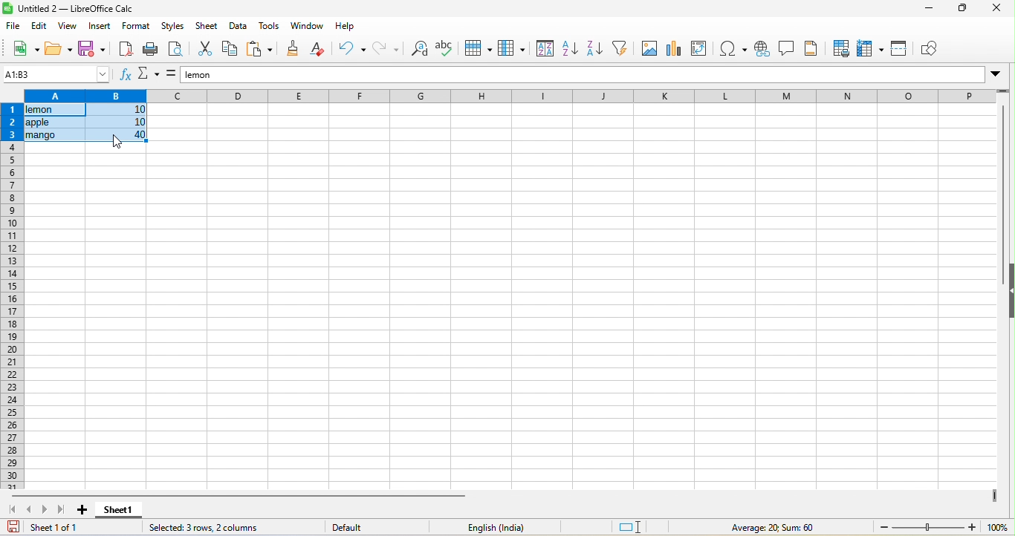  I want to click on comment, so click(786, 50).